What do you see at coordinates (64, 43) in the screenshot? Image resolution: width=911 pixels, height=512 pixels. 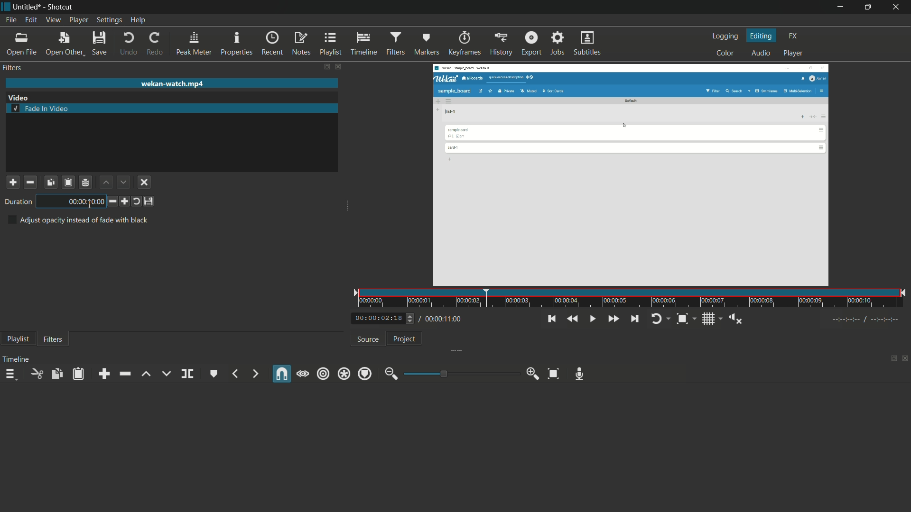 I see `open other` at bounding box center [64, 43].